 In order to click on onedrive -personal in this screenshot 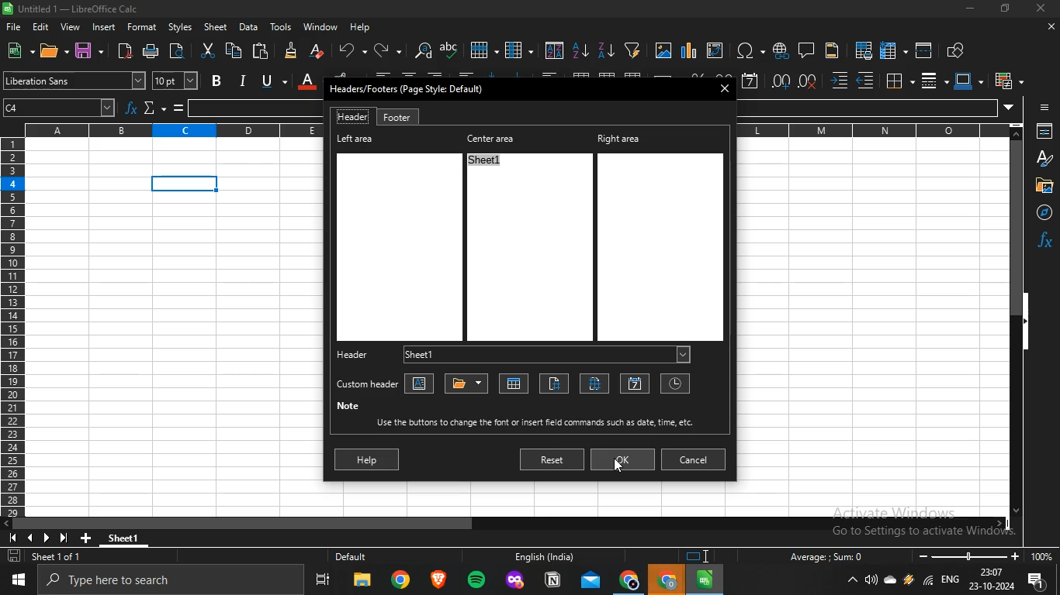, I will do `click(890, 583)`.